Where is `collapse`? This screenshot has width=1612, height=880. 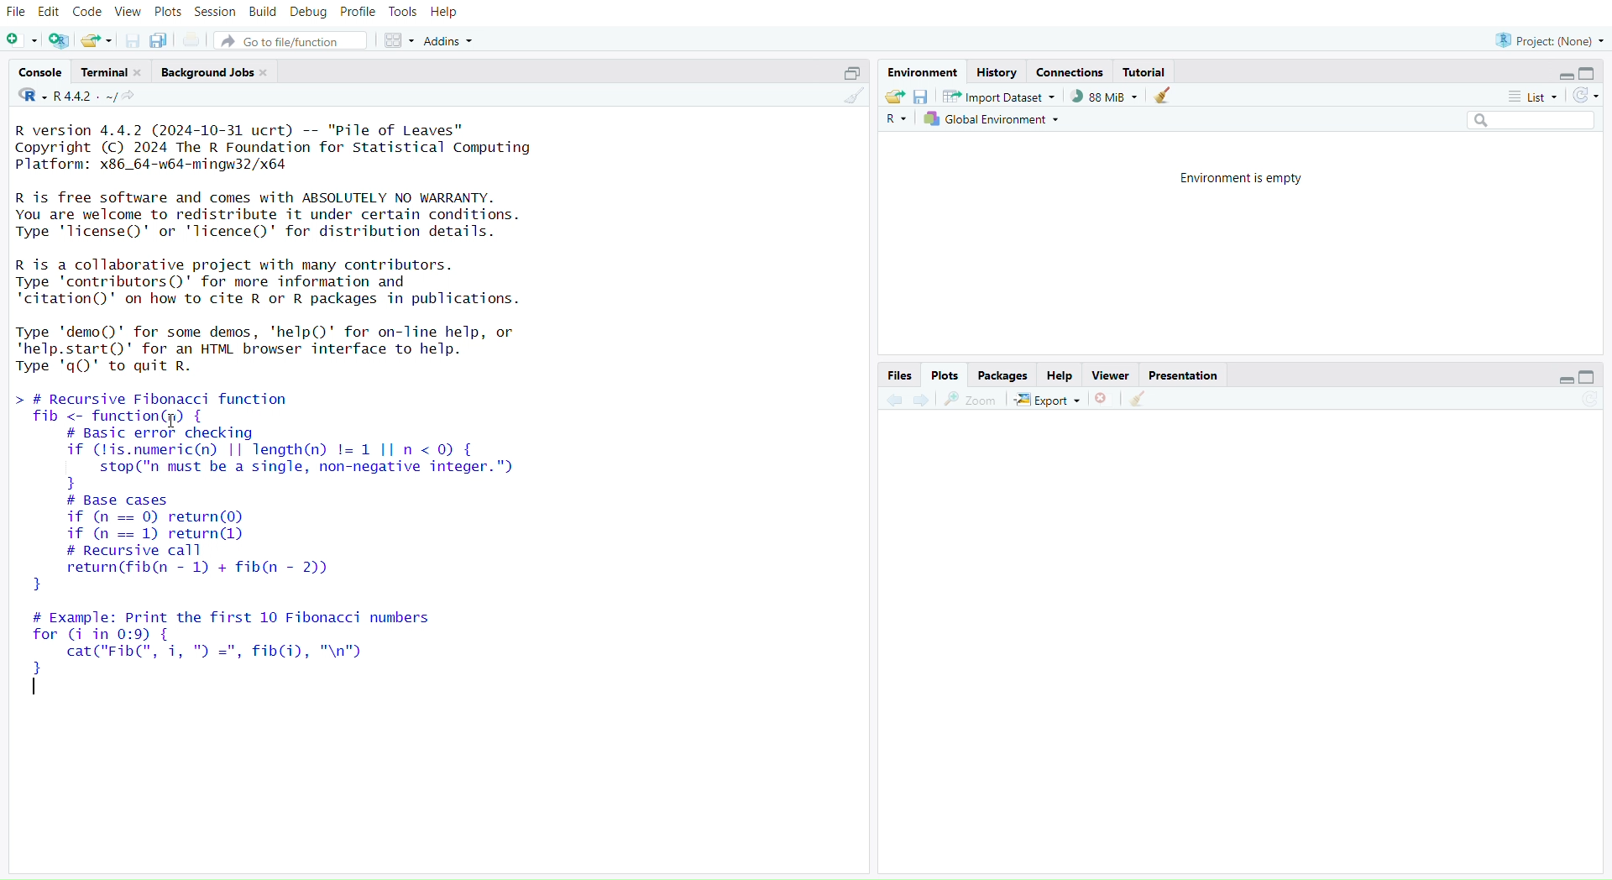 collapse is located at coordinates (1589, 376).